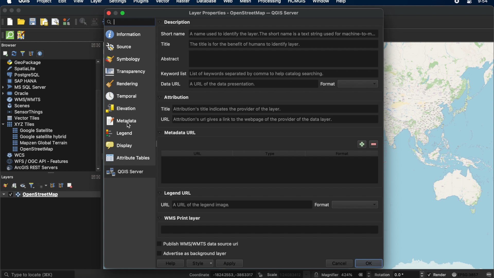  Describe the element at coordinates (95, 3) in the screenshot. I see `LAYER` at that location.